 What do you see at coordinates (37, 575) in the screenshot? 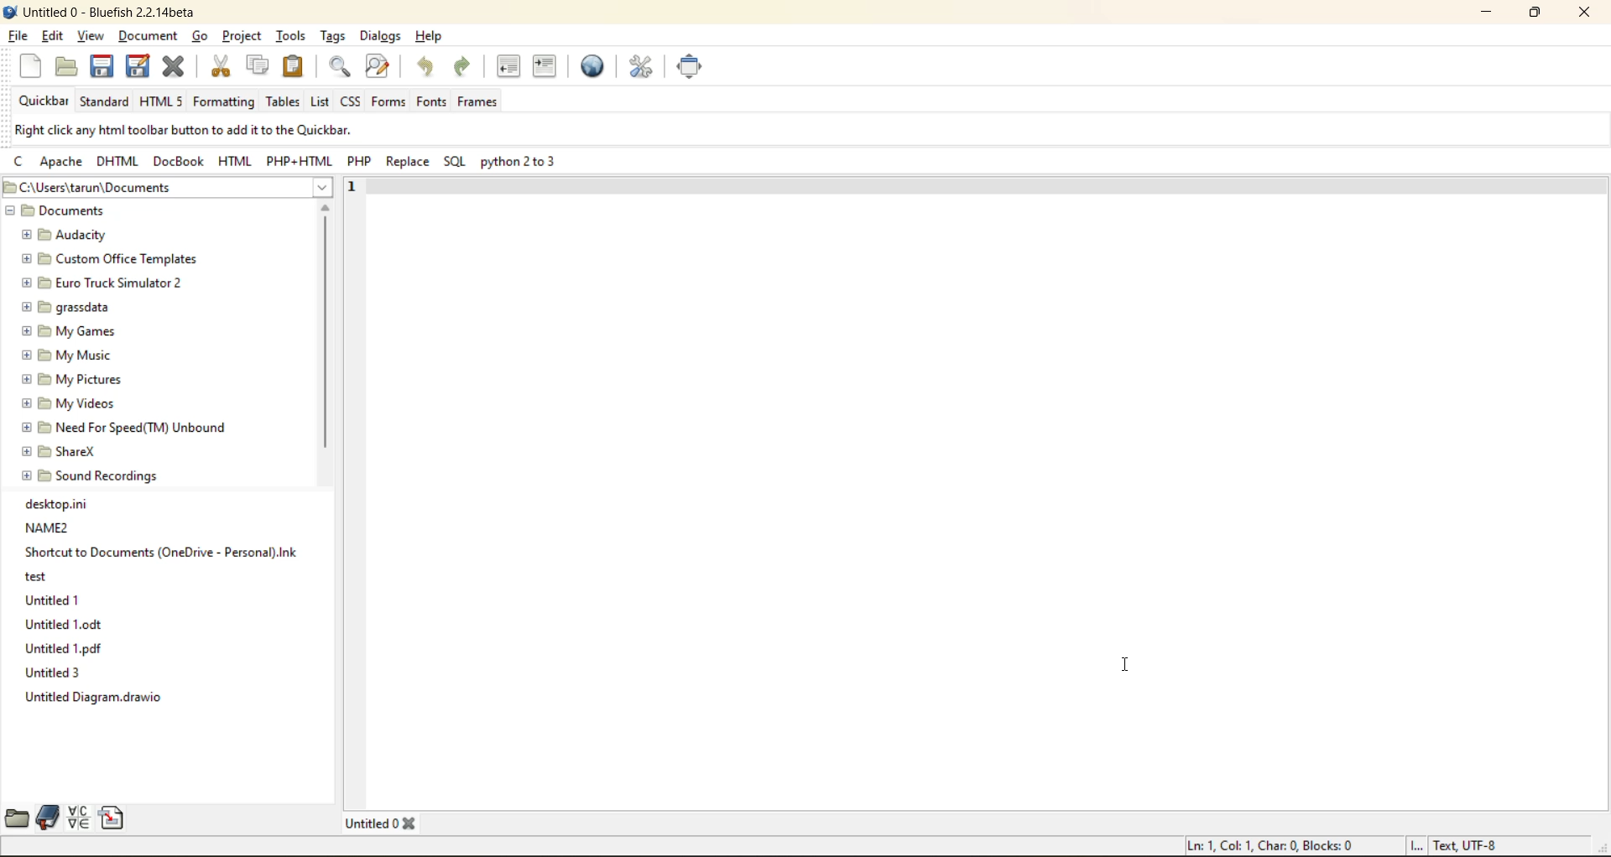
I see `test` at bounding box center [37, 575].